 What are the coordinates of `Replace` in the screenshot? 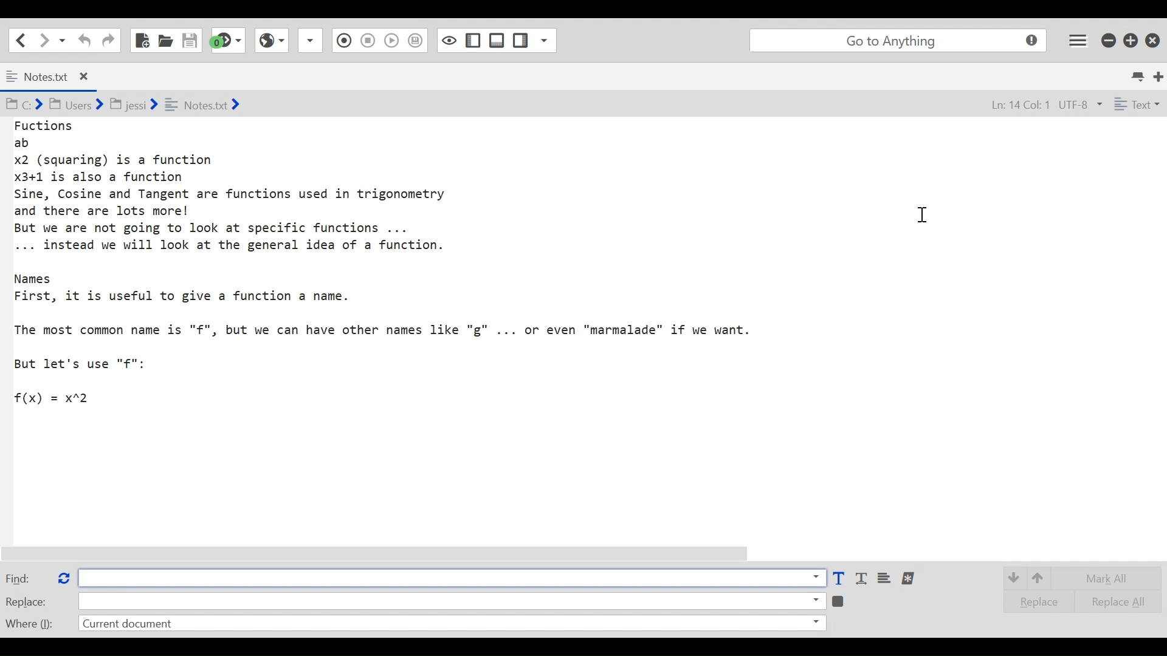 It's located at (1034, 601).